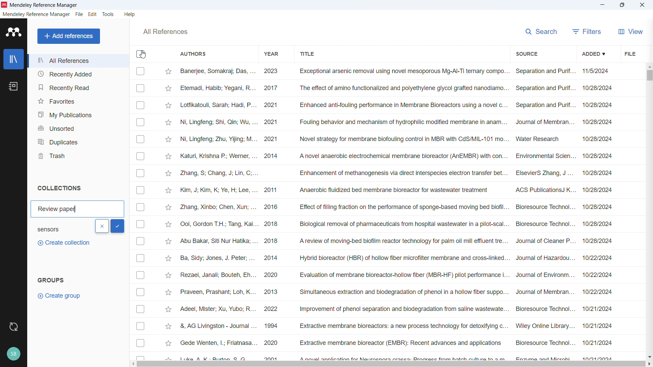 The height and width of the screenshot is (367, 653). Describe the element at coordinates (134, 364) in the screenshot. I see `Scroll left ` at that location.